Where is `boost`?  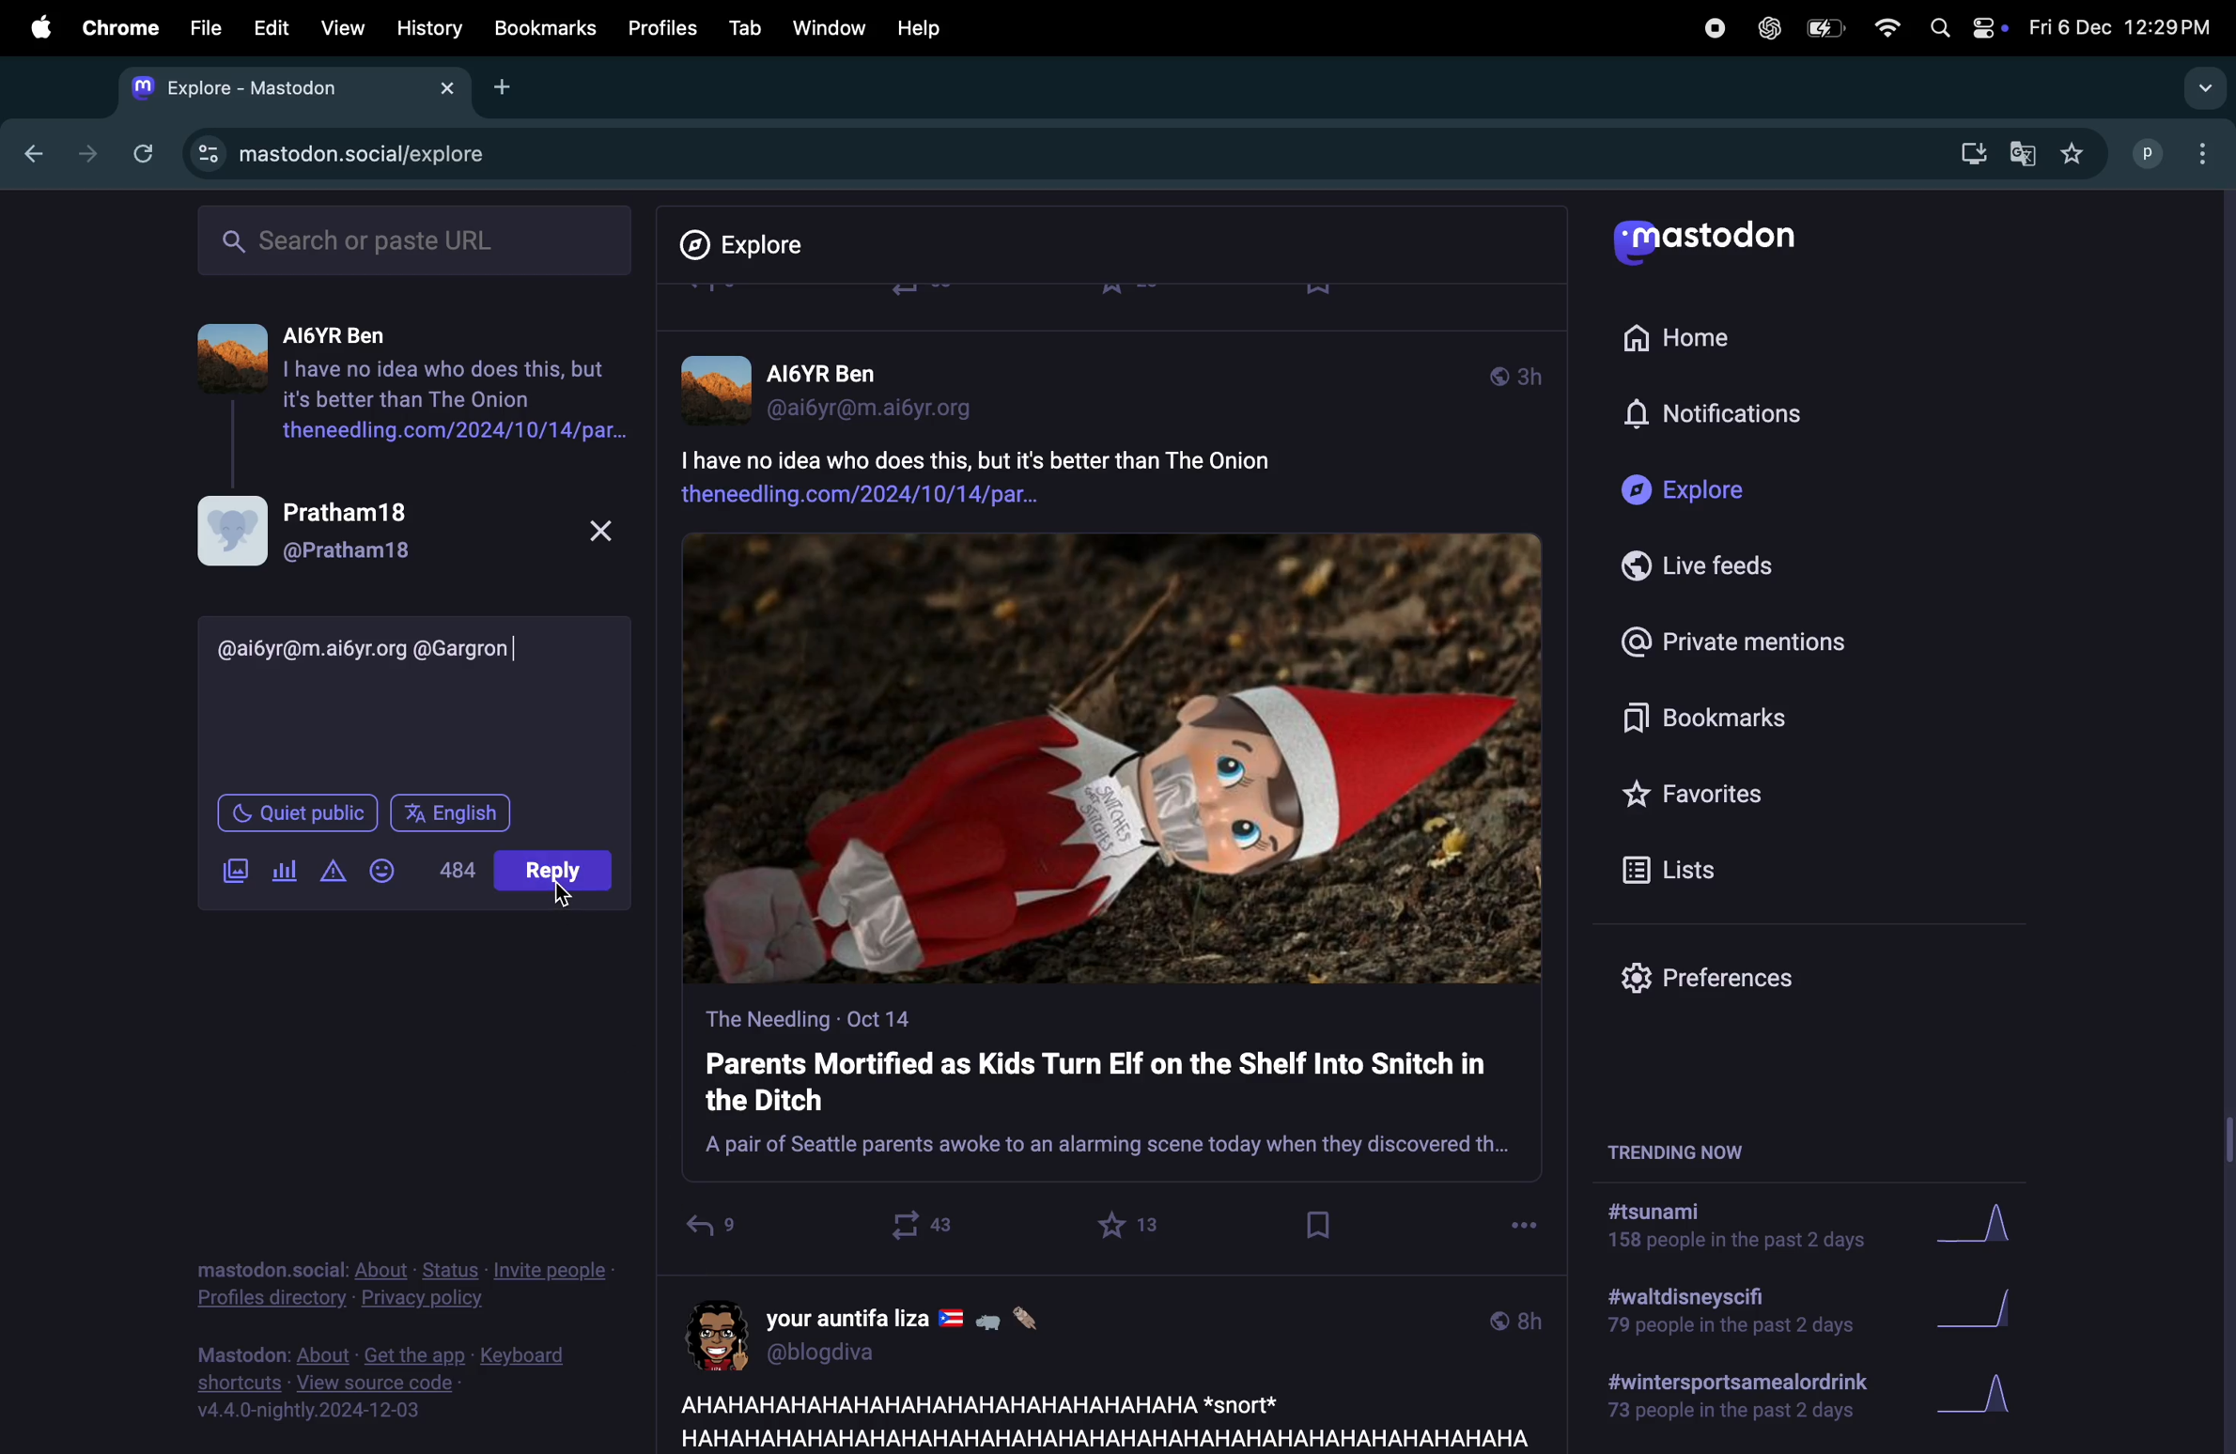 boost is located at coordinates (913, 1225).